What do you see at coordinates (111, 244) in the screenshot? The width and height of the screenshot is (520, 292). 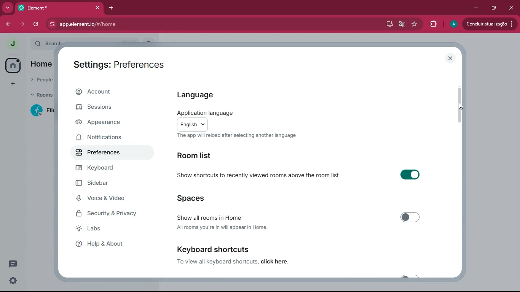 I see `help` at bounding box center [111, 244].